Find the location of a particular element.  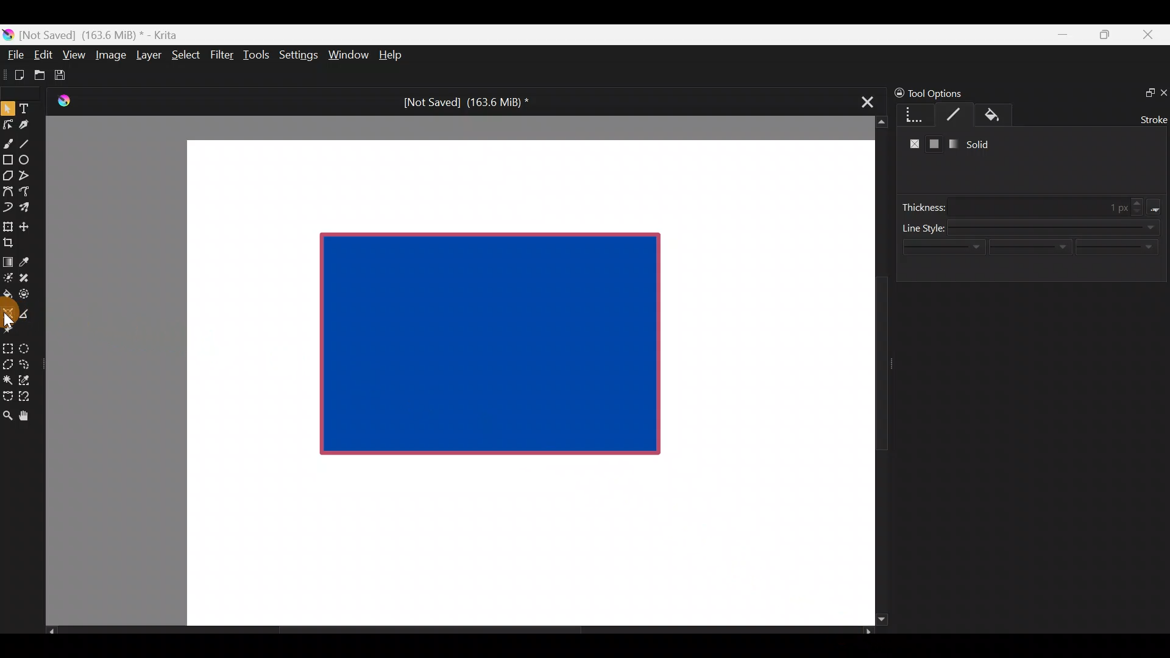

Elliptical selection tool is located at coordinates (29, 347).